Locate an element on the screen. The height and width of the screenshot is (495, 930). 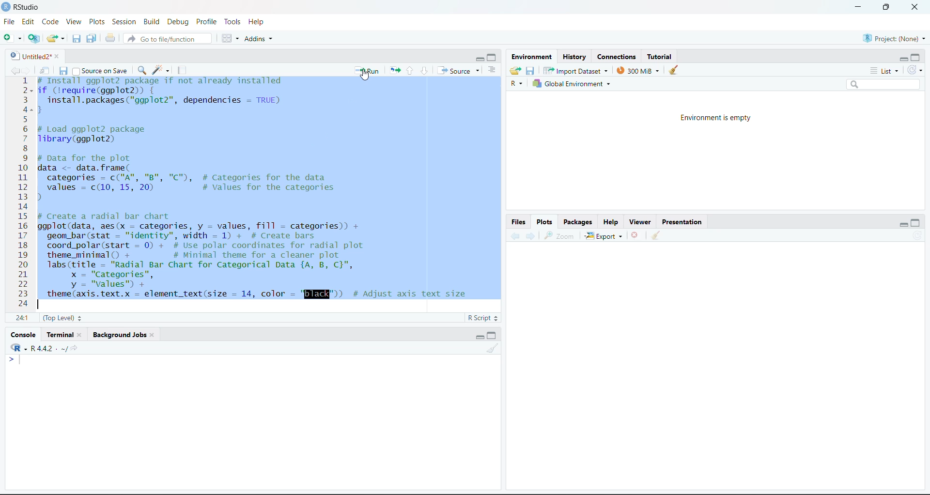
save is located at coordinates (530, 70).